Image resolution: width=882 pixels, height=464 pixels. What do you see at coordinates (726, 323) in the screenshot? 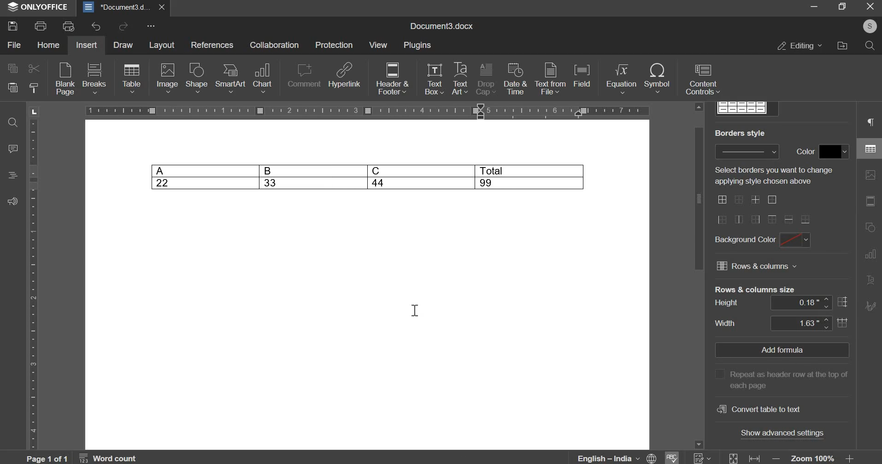
I see `width` at bounding box center [726, 323].